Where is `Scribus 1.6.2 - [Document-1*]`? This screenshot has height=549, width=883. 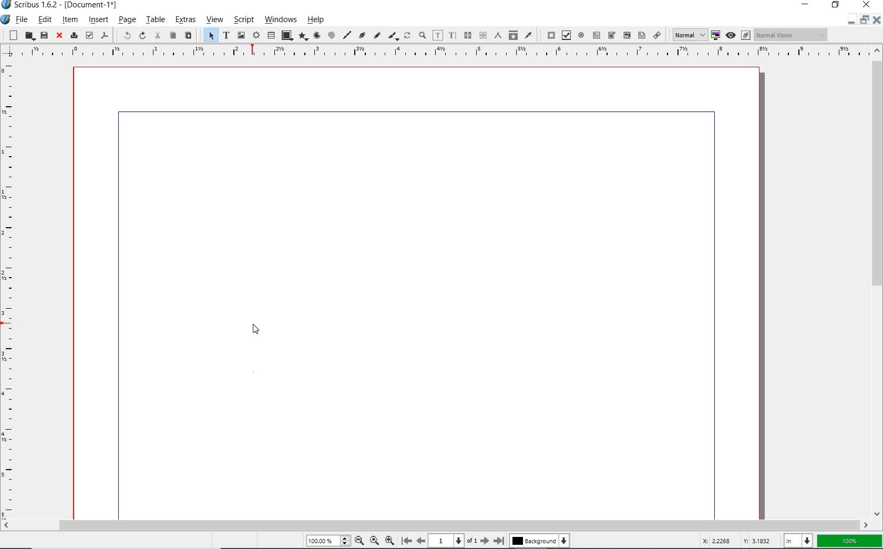 Scribus 1.6.2 - [Document-1*] is located at coordinates (63, 6).